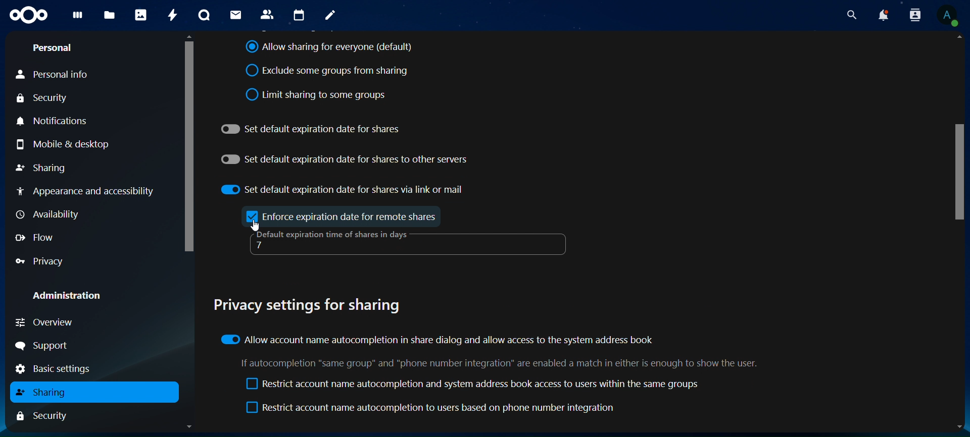 This screenshot has width=970, height=437. I want to click on notifications, so click(884, 15).